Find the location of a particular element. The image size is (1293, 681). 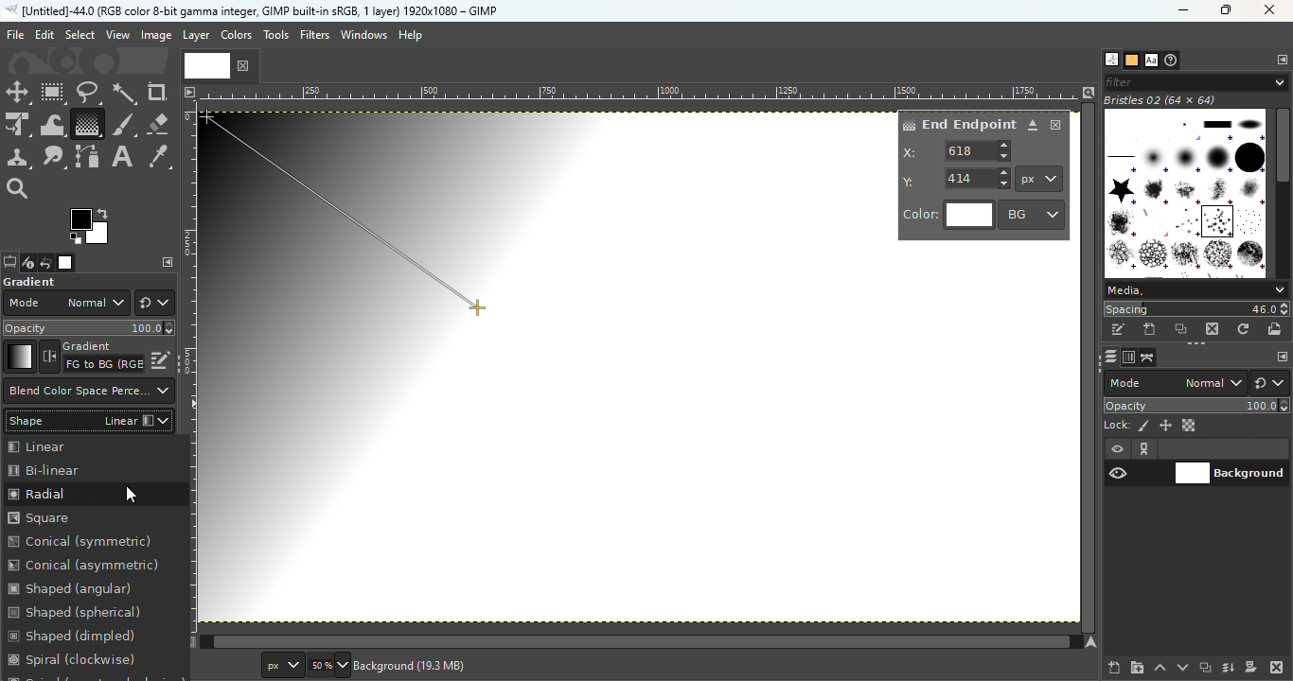

Gradient tool is located at coordinates (86, 124).